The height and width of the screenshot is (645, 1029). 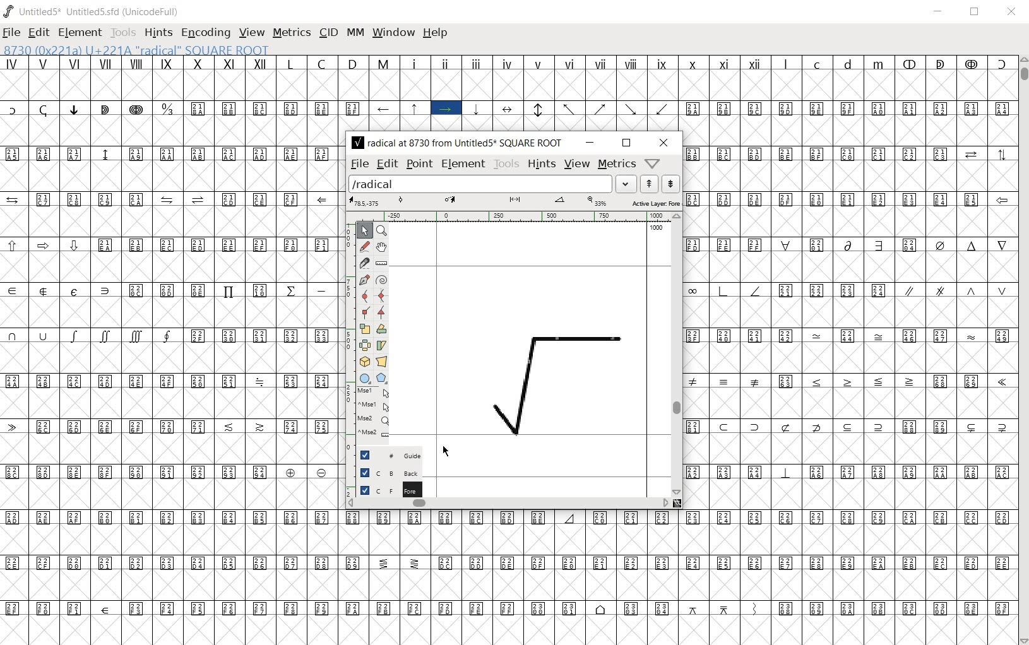 What do you see at coordinates (508, 504) in the screenshot?
I see `scrollbar` at bounding box center [508, 504].